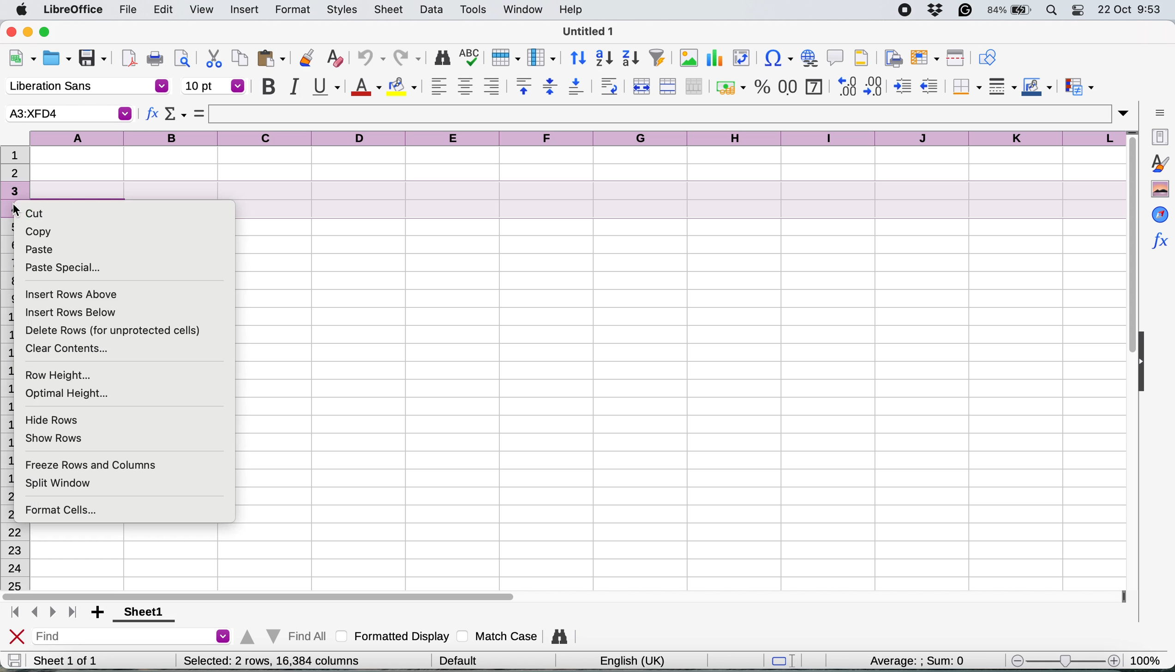  What do you see at coordinates (152, 115) in the screenshot?
I see `function wizard` at bounding box center [152, 115].